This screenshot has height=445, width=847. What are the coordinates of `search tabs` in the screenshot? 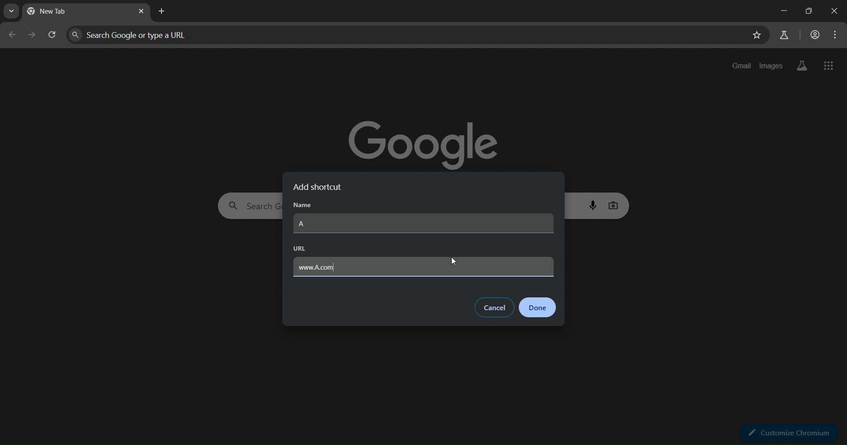 It's located at (14, 11).